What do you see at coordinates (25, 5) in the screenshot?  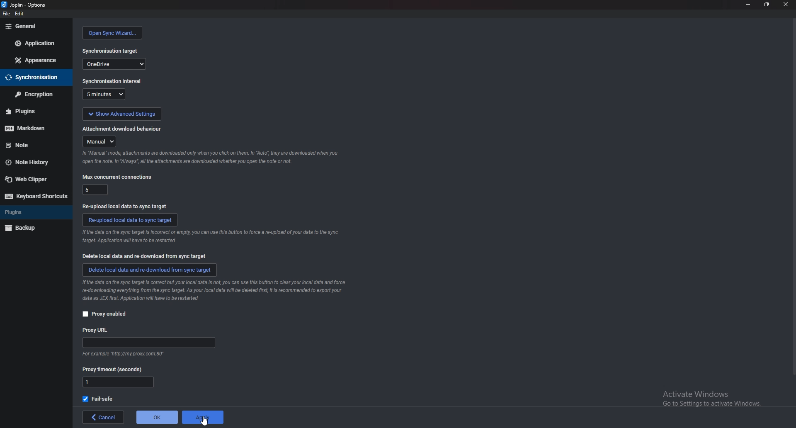 I see `options` at bounding box center [25, 5].